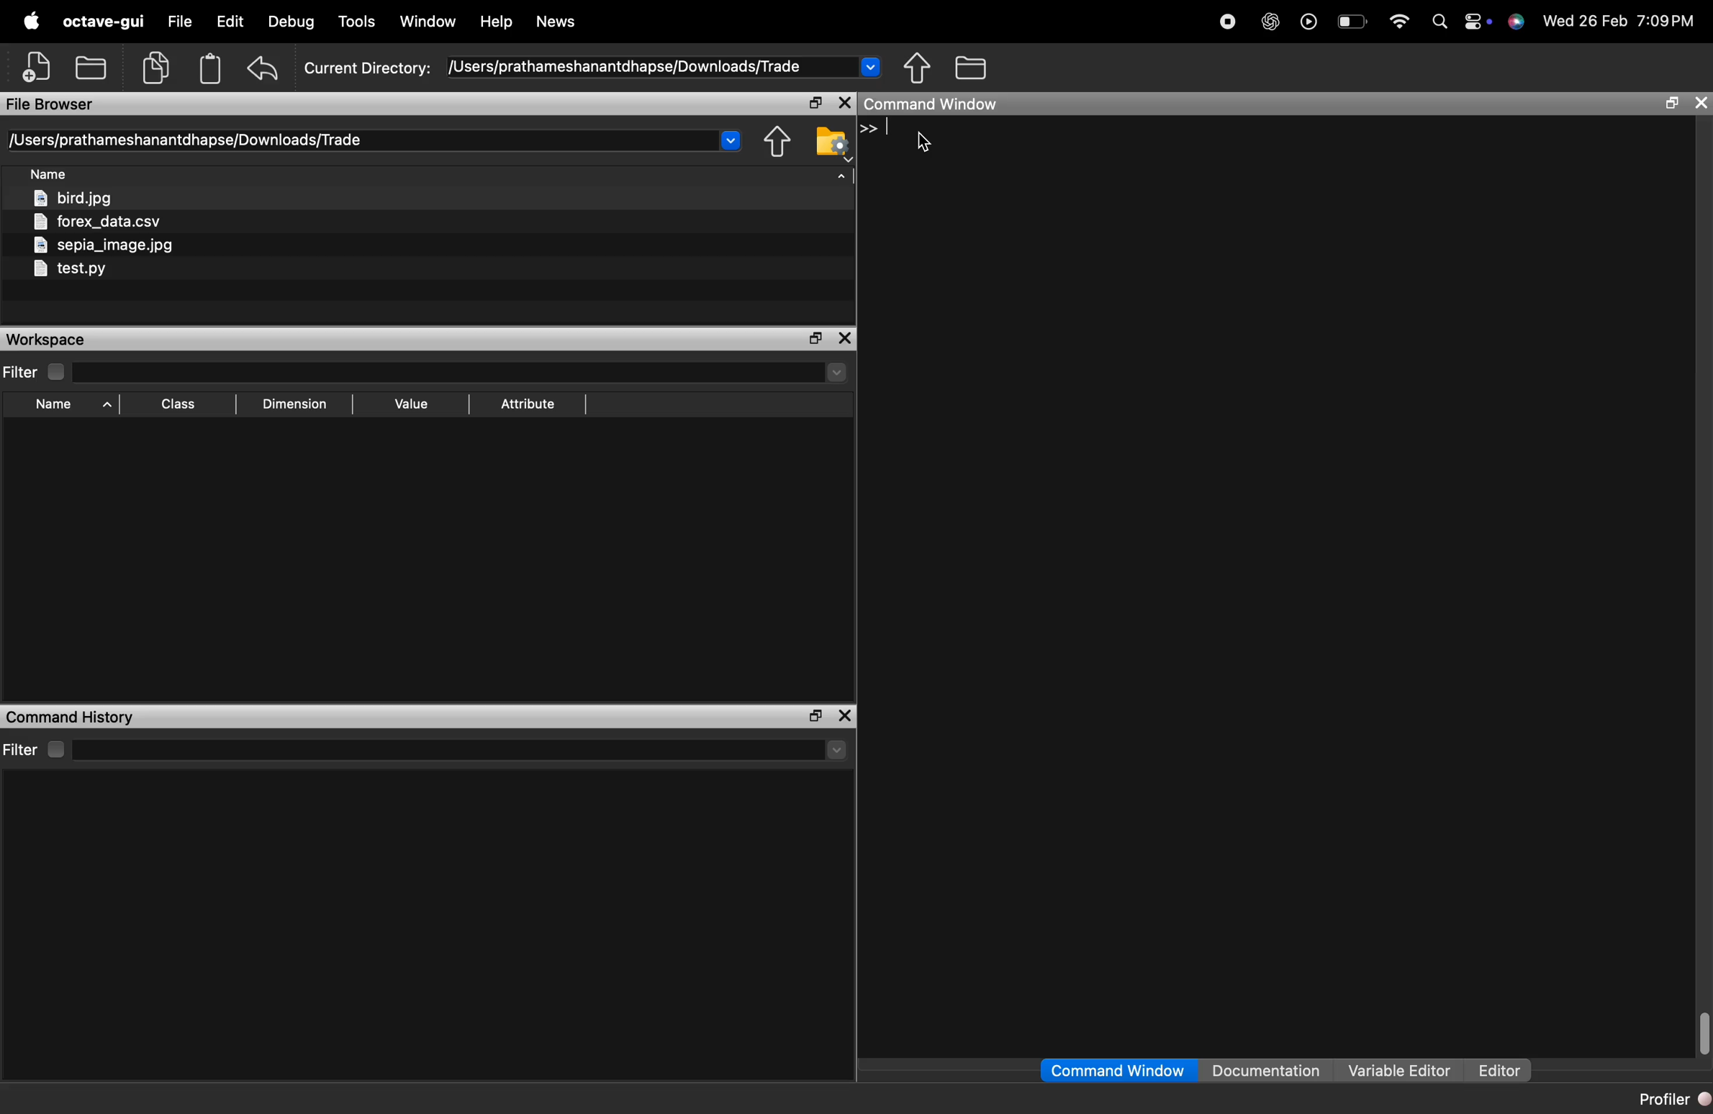  Describe the element at coordinates (1354, 23) in the screenshot. I see `battery` at that location.